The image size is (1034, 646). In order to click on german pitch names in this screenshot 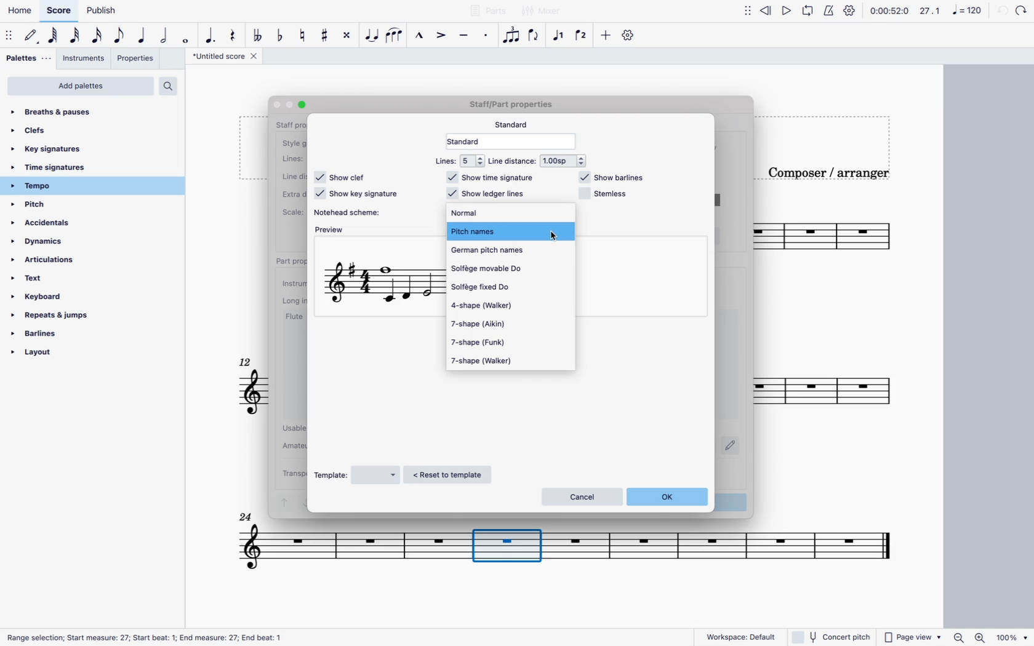, I will do `click(501, 250)`.